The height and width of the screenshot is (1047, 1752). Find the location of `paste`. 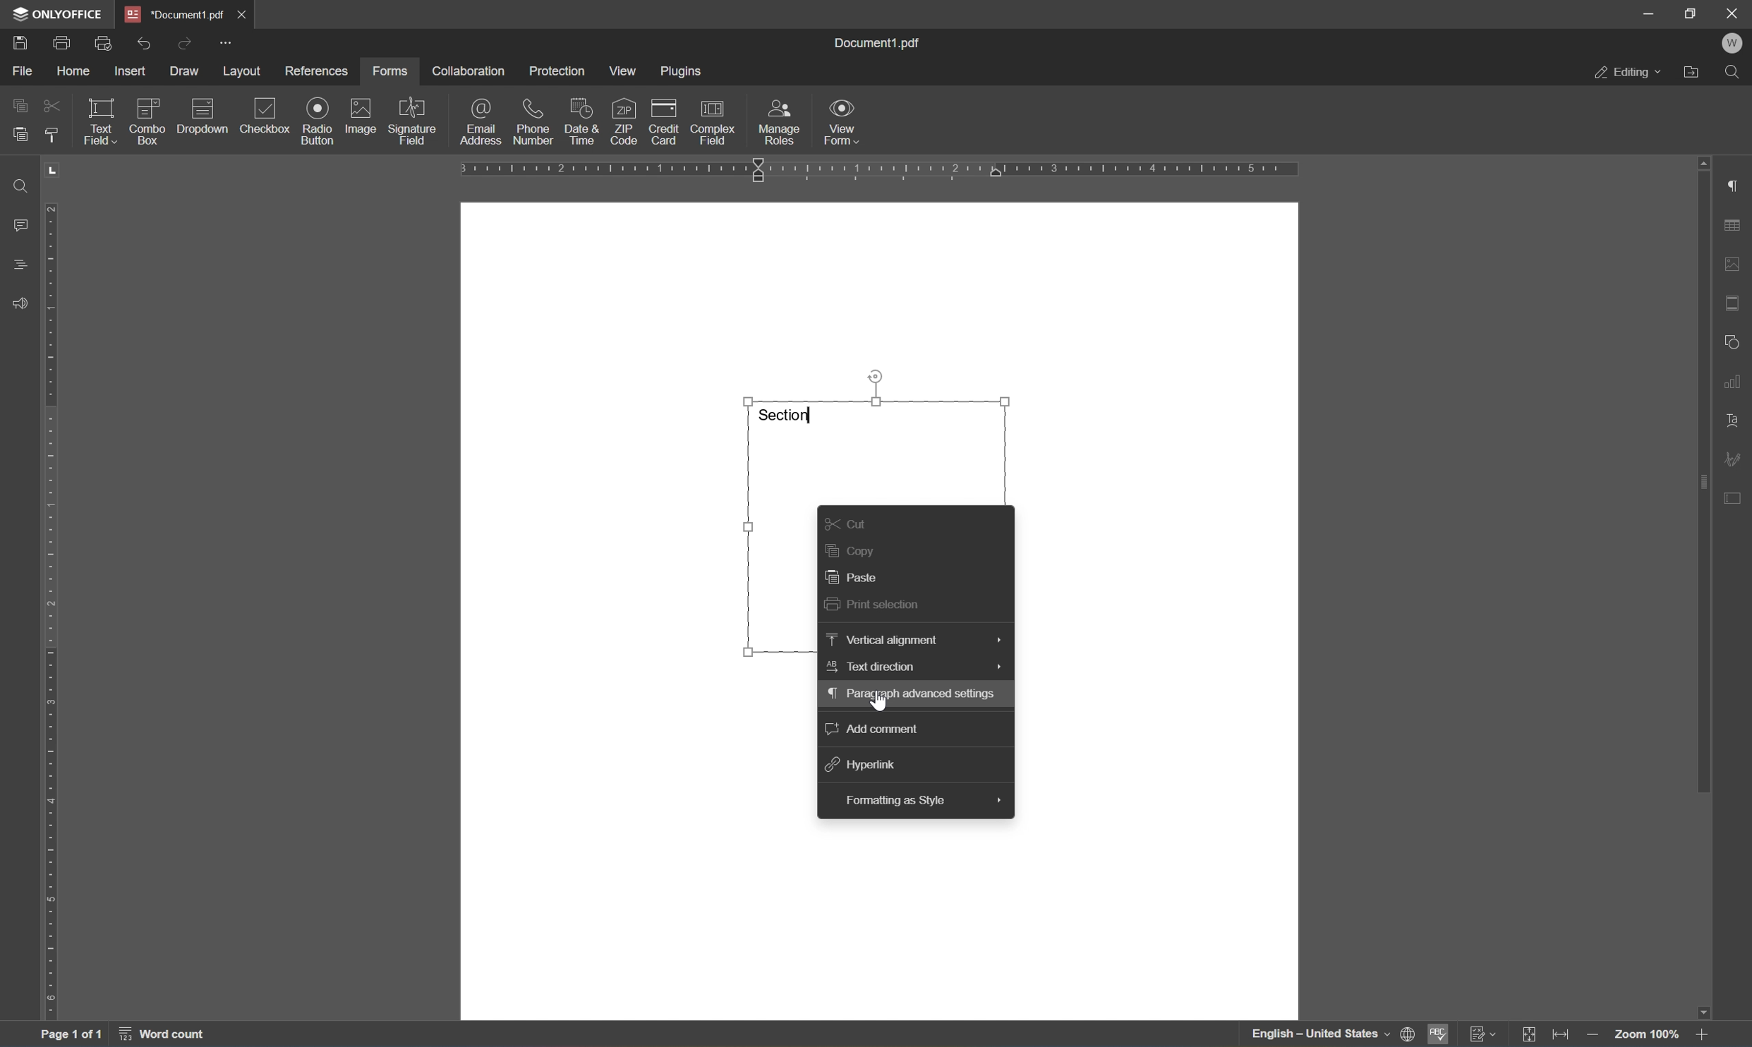

paste is located at coordinates (861, 578).